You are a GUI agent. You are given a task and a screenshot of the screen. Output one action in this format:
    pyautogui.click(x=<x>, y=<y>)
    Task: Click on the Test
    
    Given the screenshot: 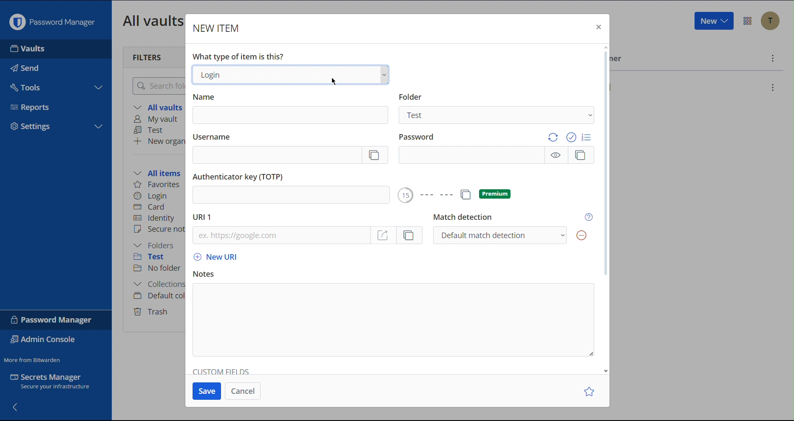 What is the action you would take?
    pyautogui.click(x=151, y=130)
    